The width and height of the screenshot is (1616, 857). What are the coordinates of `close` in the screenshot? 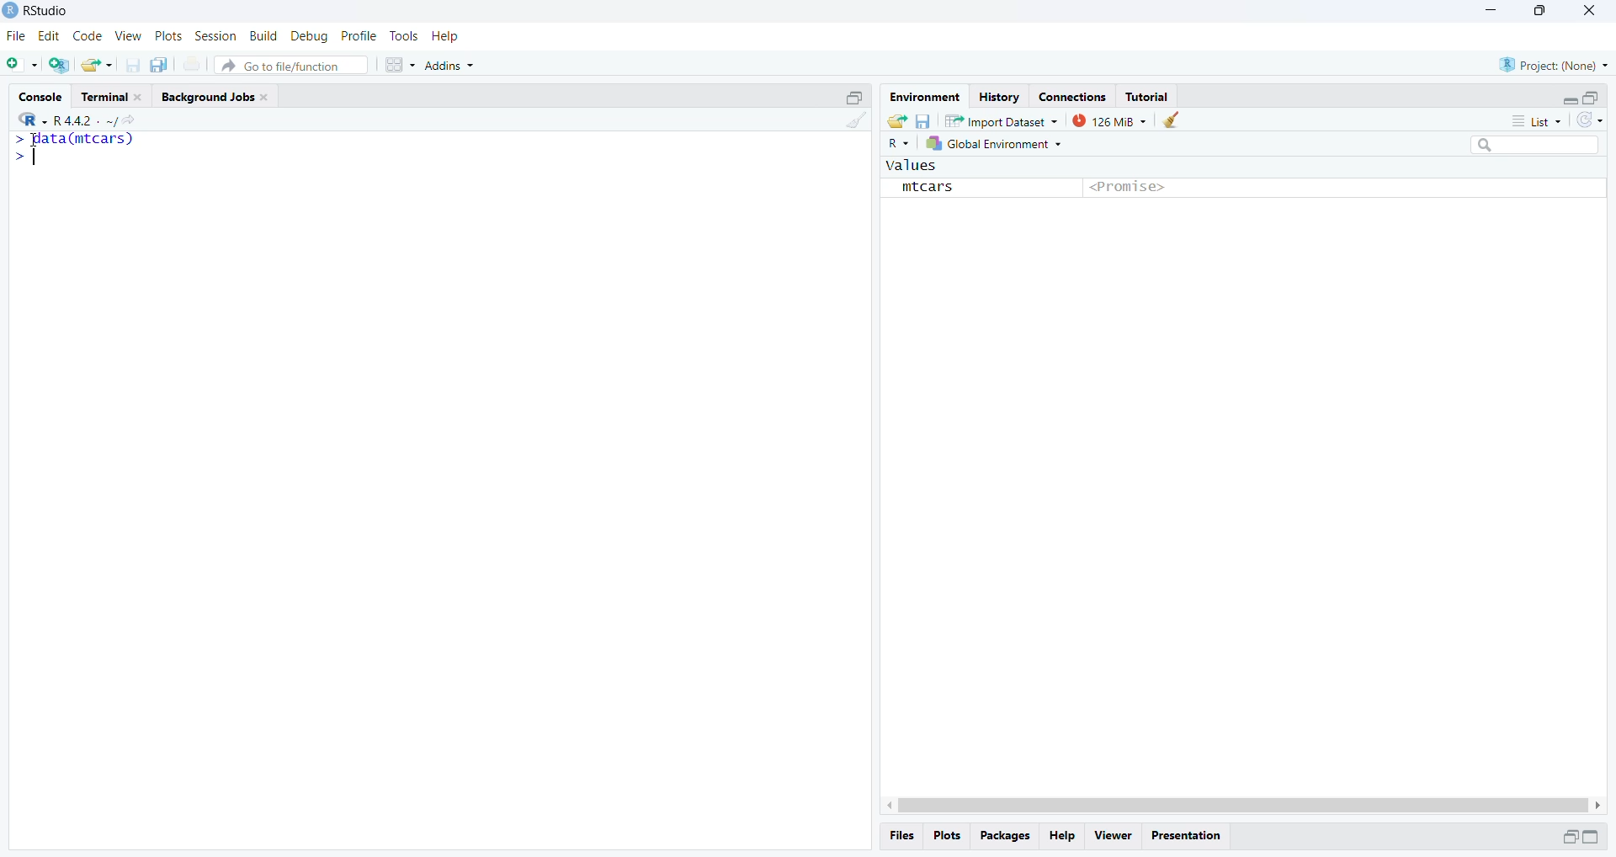 It's located at (1588, 13).